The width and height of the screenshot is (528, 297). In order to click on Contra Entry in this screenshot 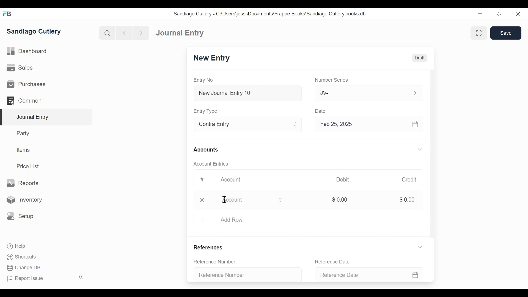, I will do `click(240, 125)`.